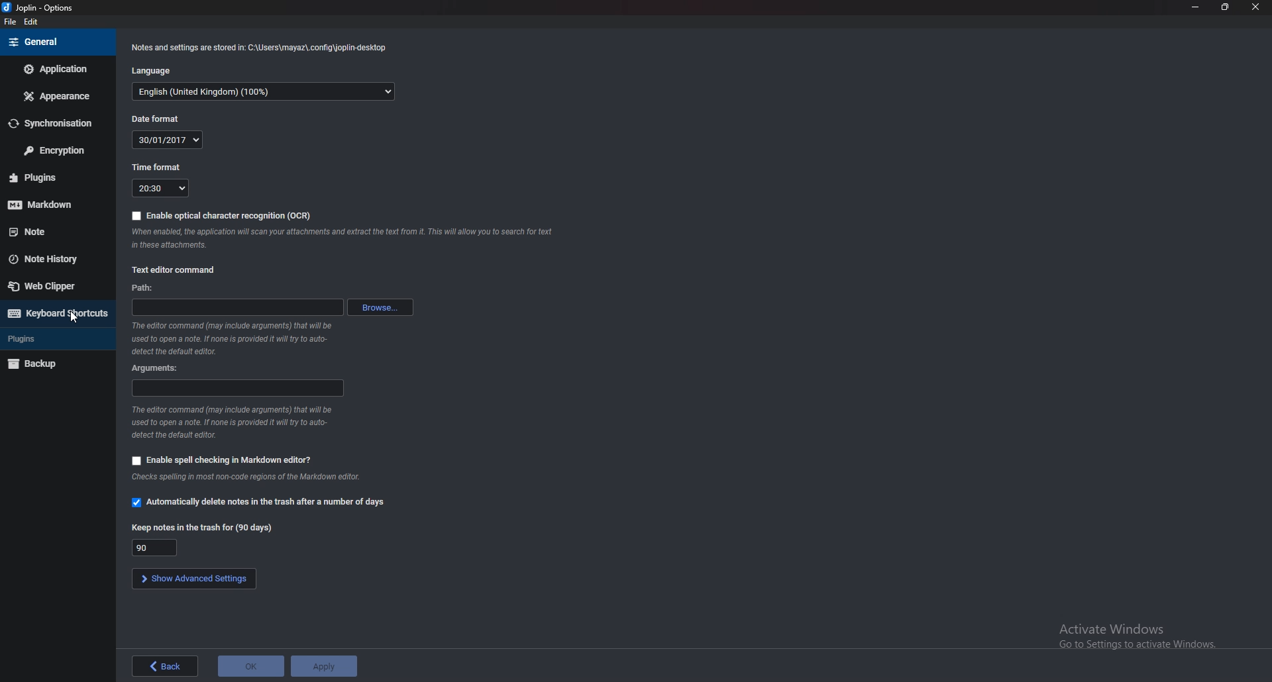 This screenshot has width=1272, height=682. I want to click on minimize, so click(1195, 7).